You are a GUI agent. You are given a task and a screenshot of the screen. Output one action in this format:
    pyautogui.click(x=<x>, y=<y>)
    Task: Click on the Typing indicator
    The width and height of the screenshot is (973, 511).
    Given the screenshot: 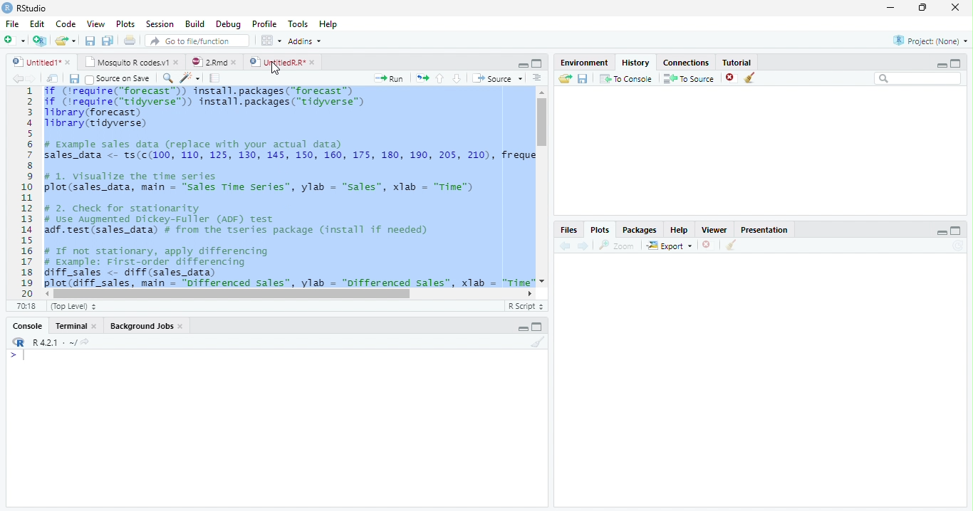 What is the action you would take?
    pyautogui.click(x=20, y=357)
    